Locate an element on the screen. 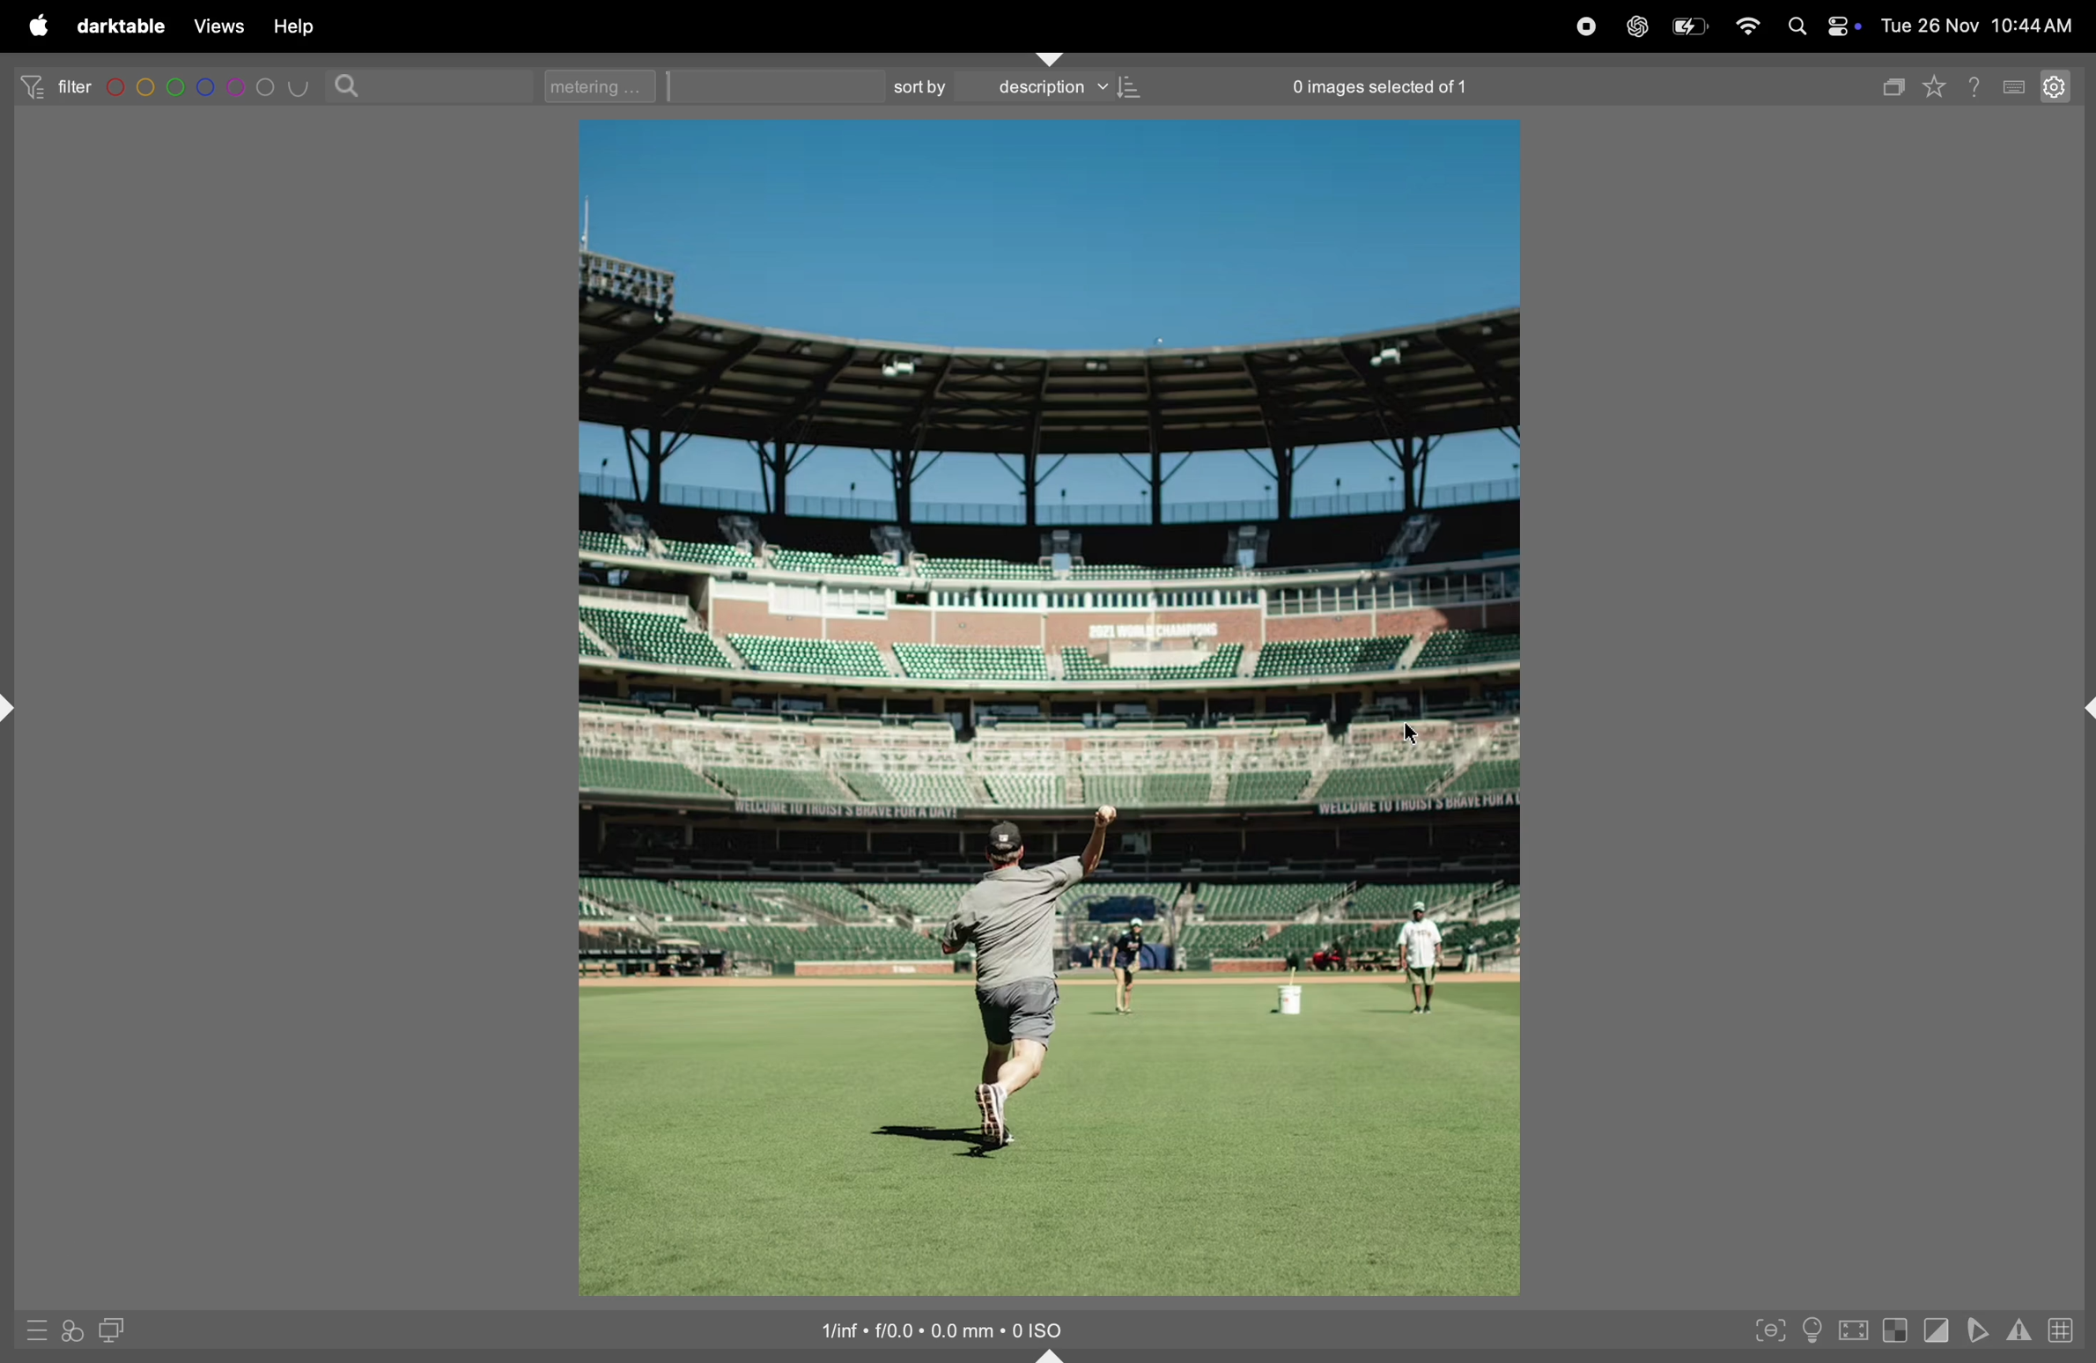 This screenshot has width=2096, height=1363. shift+ctrl+t is located at coordinates (1049, 57).